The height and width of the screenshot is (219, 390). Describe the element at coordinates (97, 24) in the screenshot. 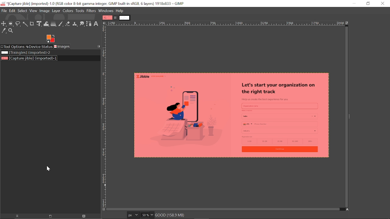

I see `Add text` at that location.